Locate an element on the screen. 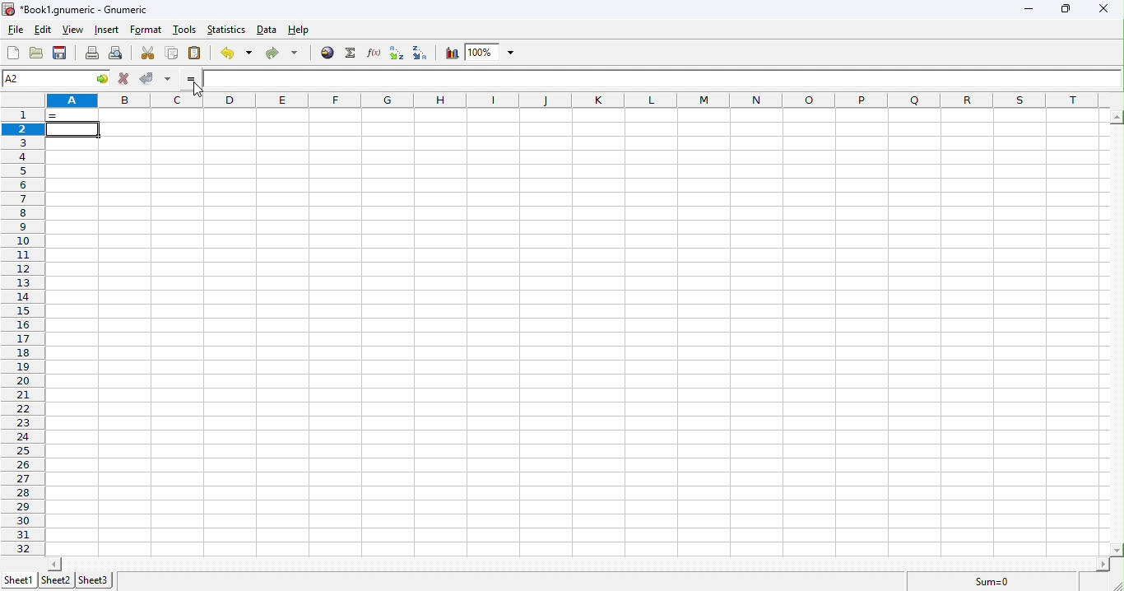 This screenshot has width=1124, height=591. Cells is located at coordinates (570, 333).